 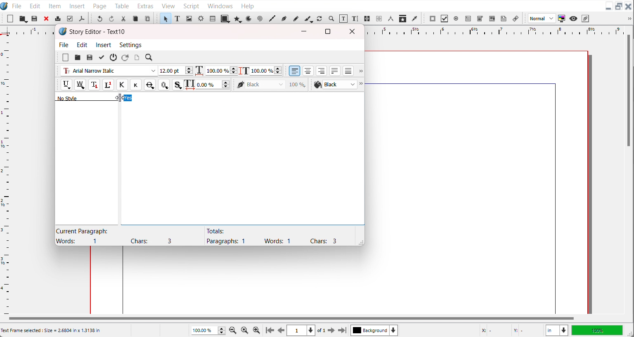 I want to click on Text, so click(x=120, y=236).